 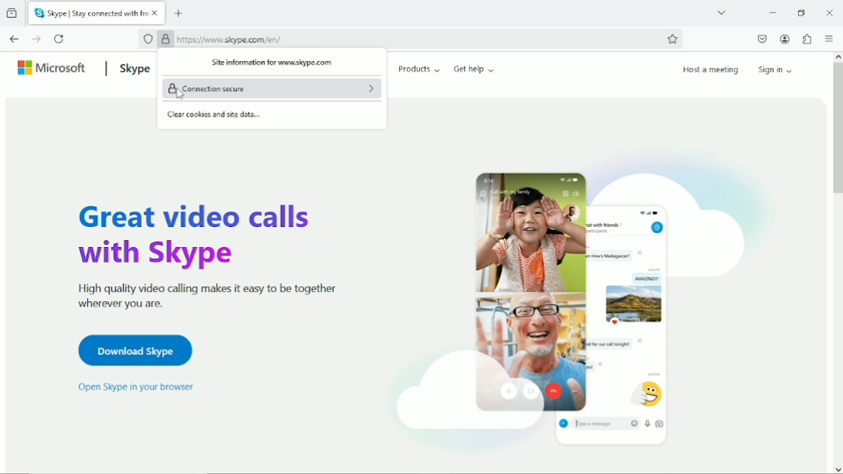 What do you see at coordinates (215, 116) in the screenshot?
I see `Clear cookies and site data` at bounding box center [215, 116].